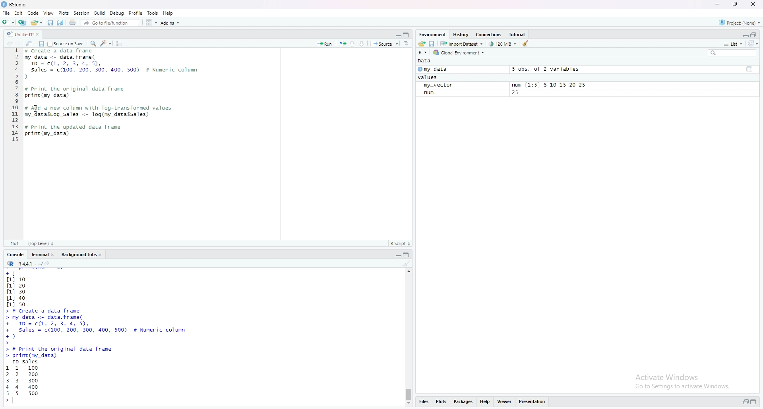 The width and height of the screenshot is (763, 409). What do you see at coordinates (406, 35) in the screenshot?
I see `maximize` at bounding box center [406, 35].